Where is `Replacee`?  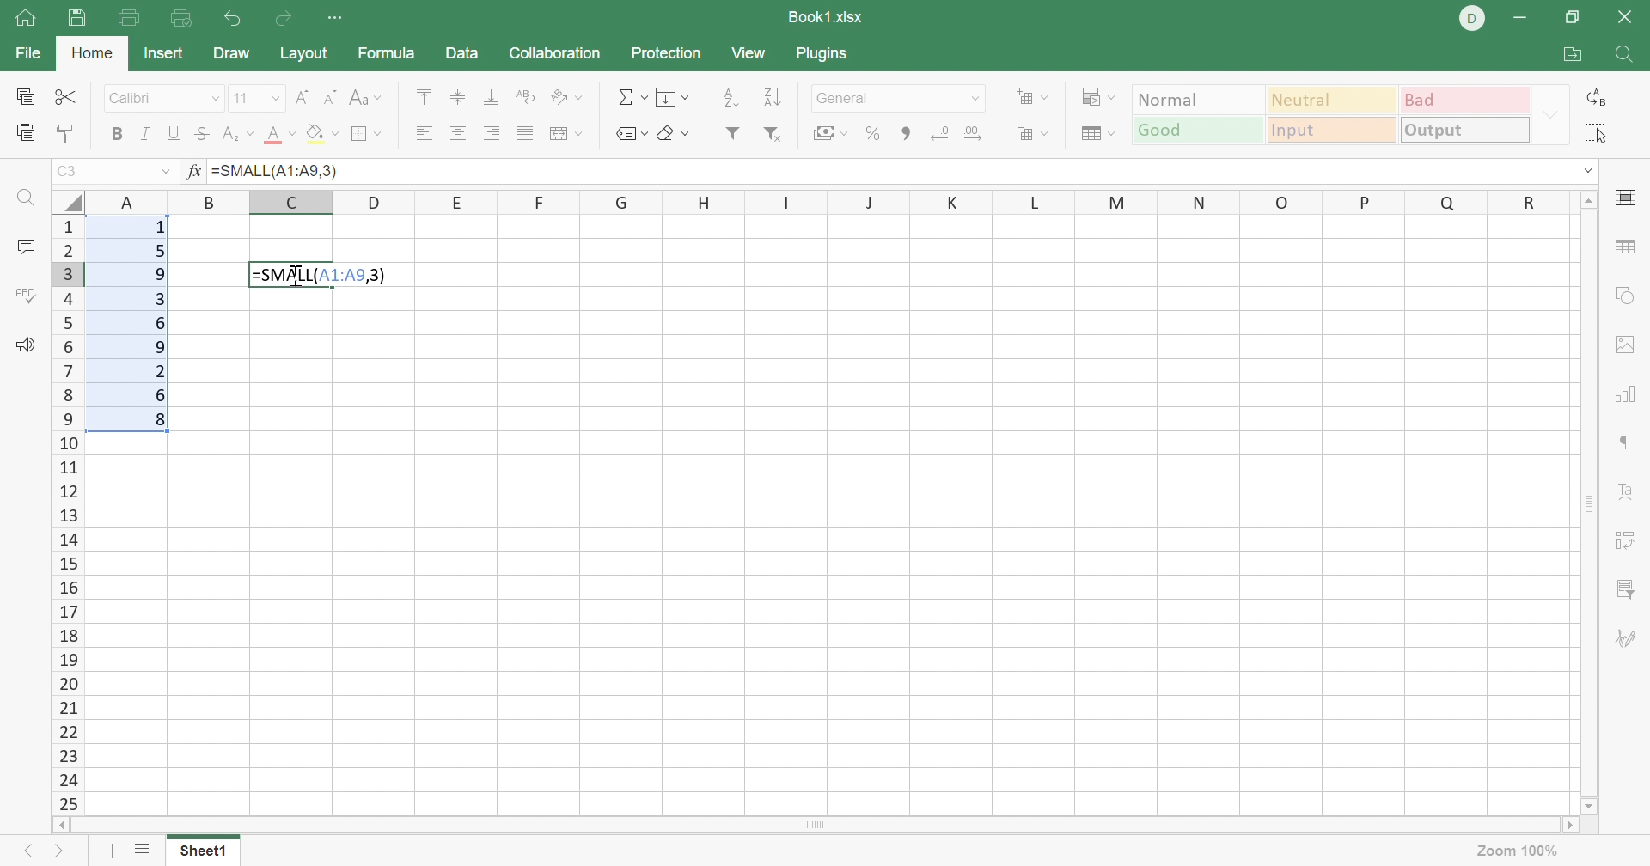 Replacee is located at coordinates (1598, 97).